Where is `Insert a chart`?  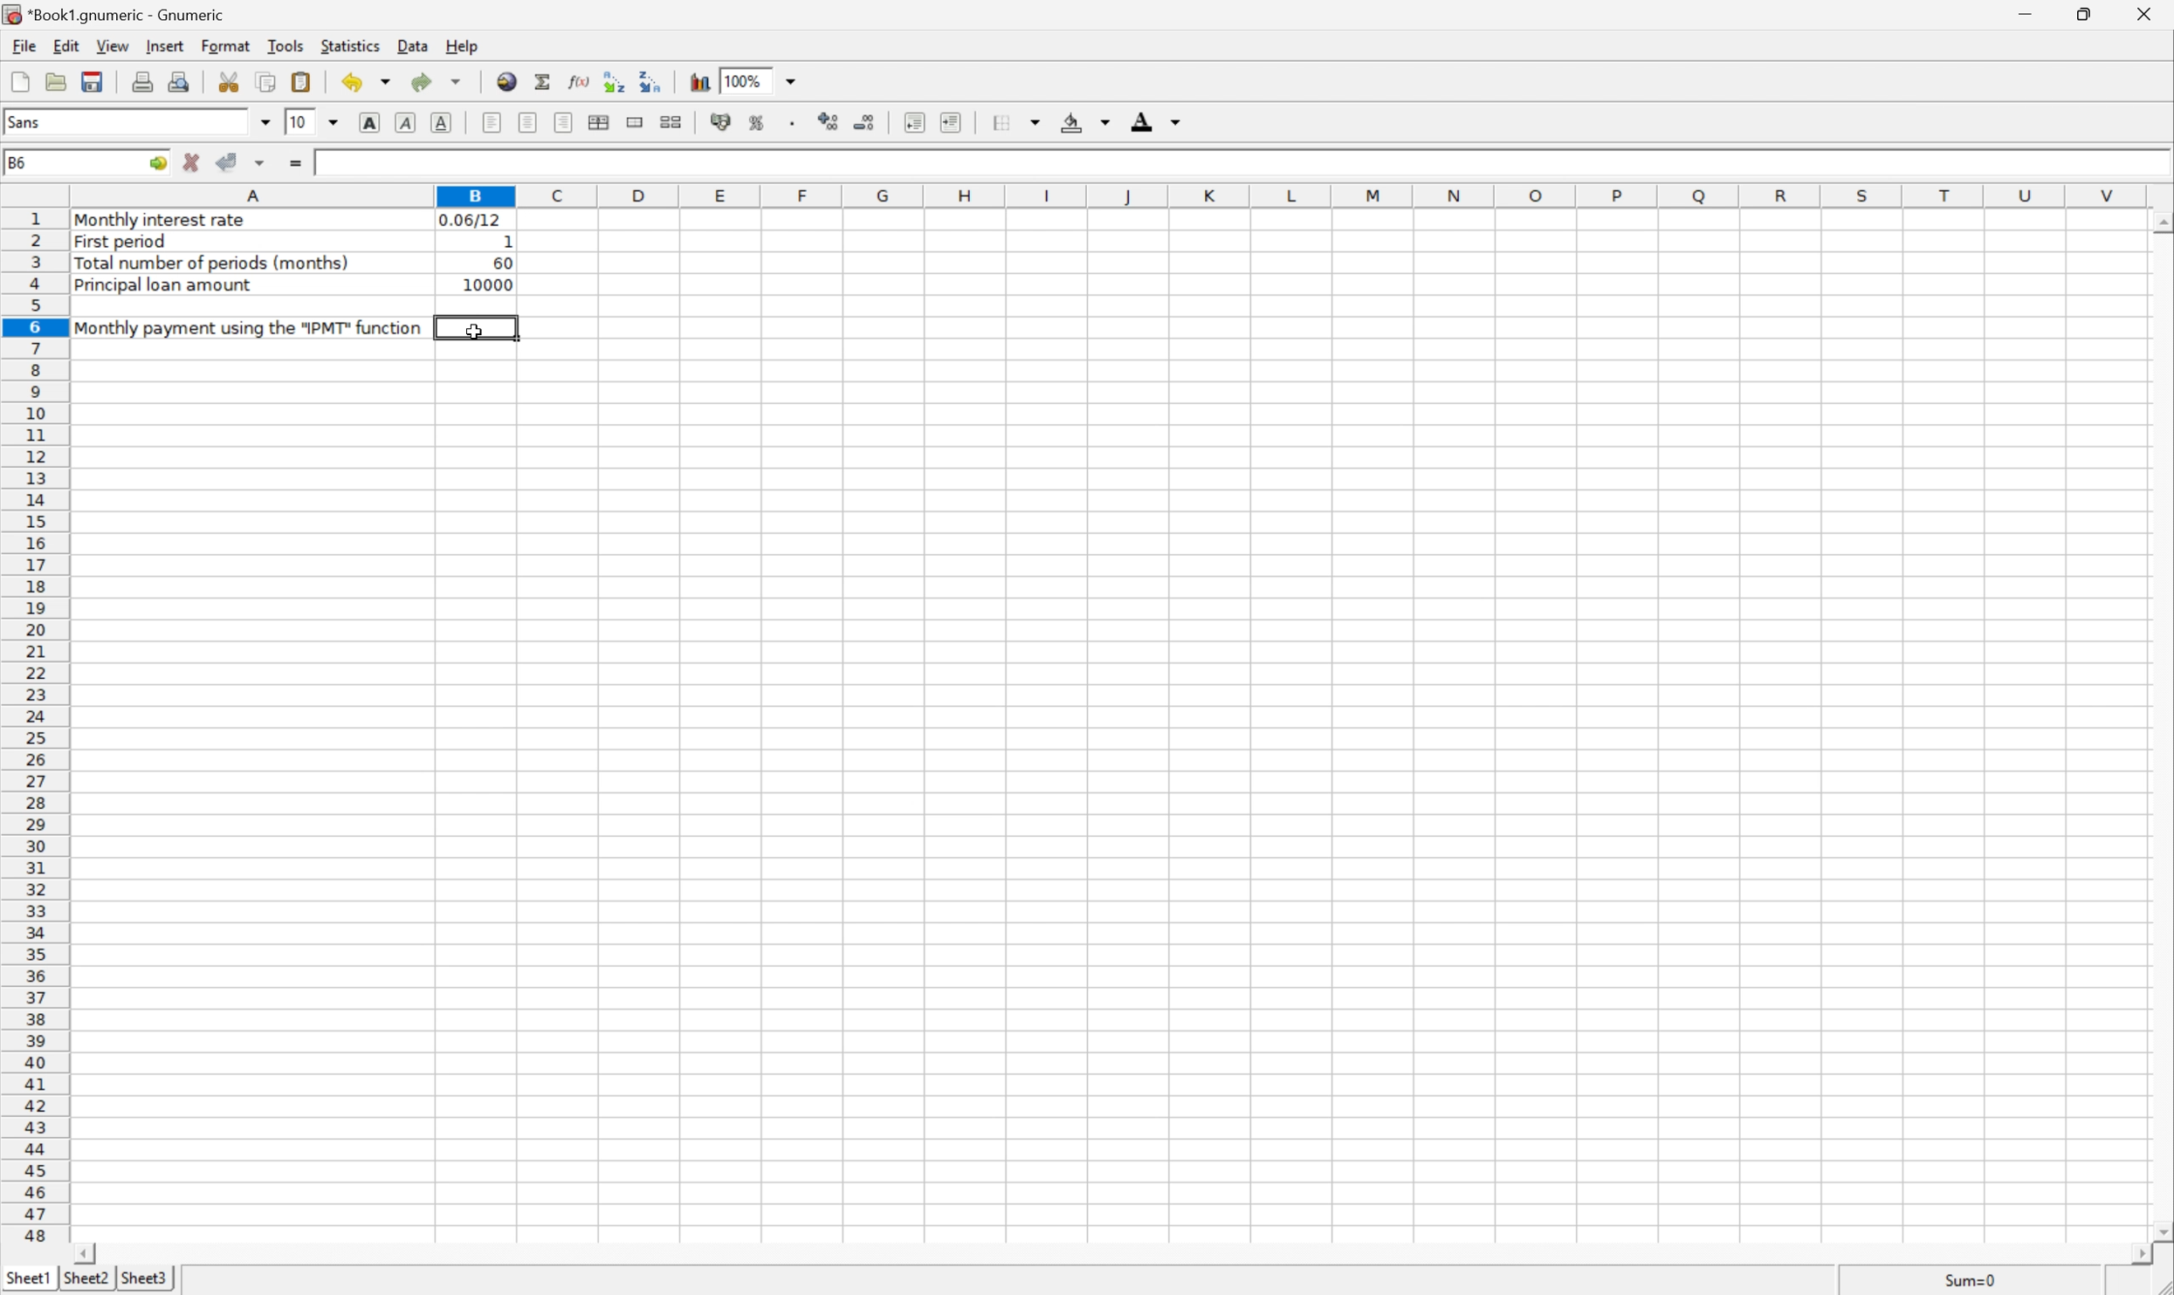
Insert a chart is located at coordinates (700, 81).